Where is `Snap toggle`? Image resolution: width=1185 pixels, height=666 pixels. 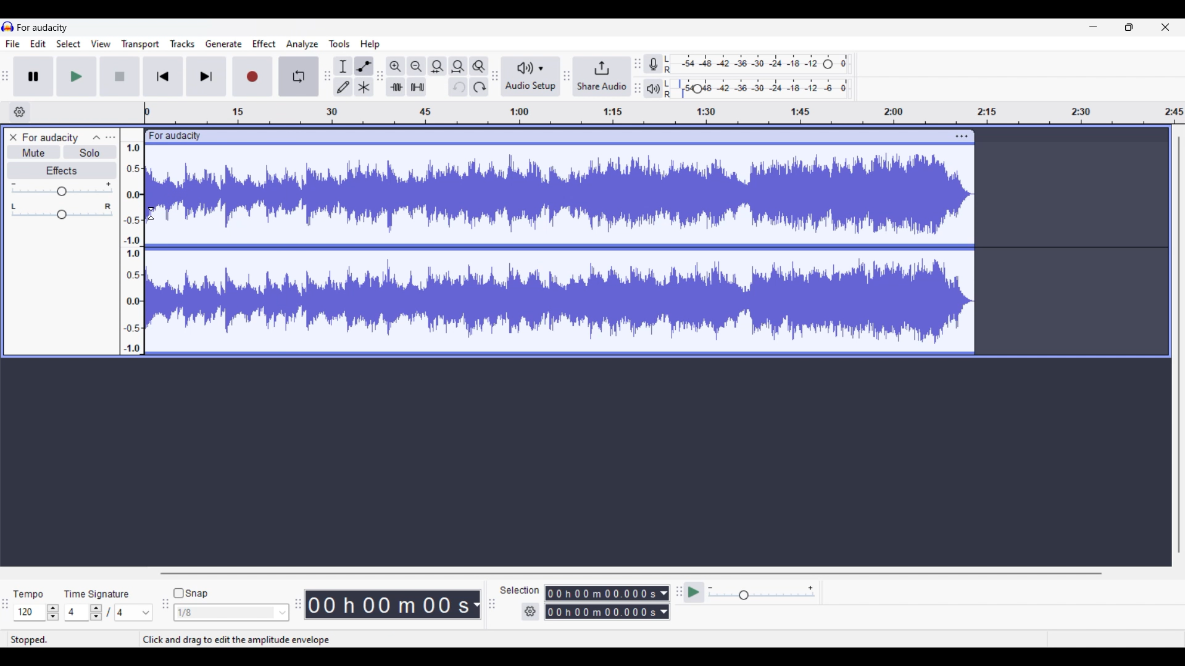
Snap toggle is located at coordinates (190, 593).